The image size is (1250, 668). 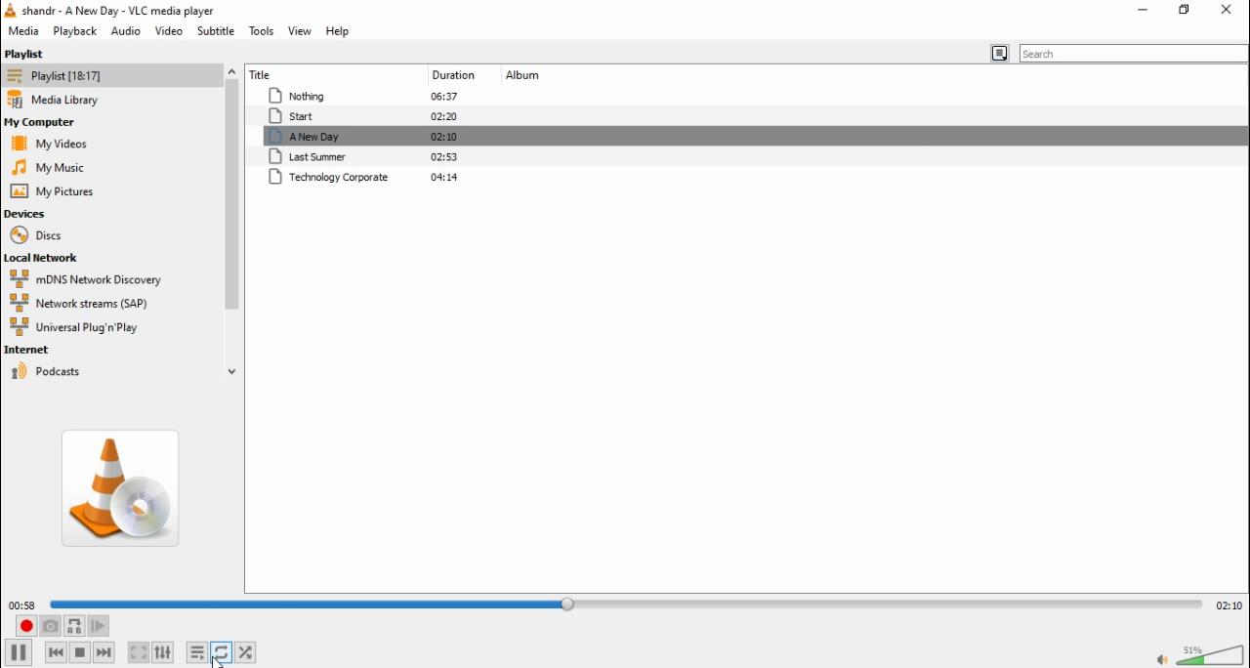 I want to click on cursor, so click(x=221, y=661).